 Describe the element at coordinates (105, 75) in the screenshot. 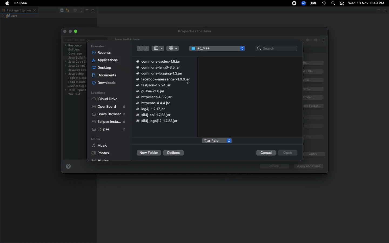

I see `Documents` at that location.